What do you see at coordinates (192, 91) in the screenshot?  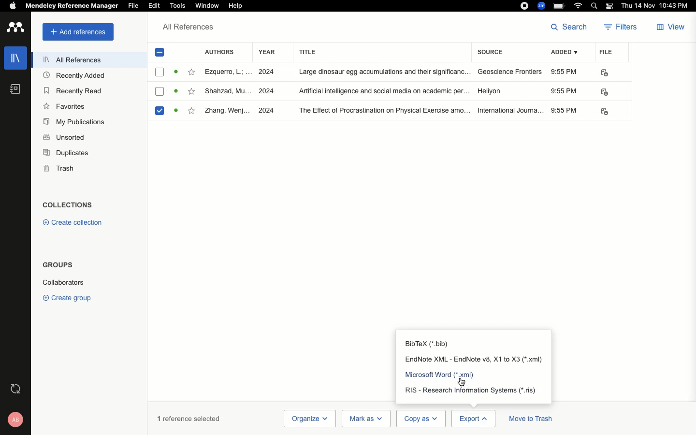 I see `favourite` at bounding box center [192, 91].